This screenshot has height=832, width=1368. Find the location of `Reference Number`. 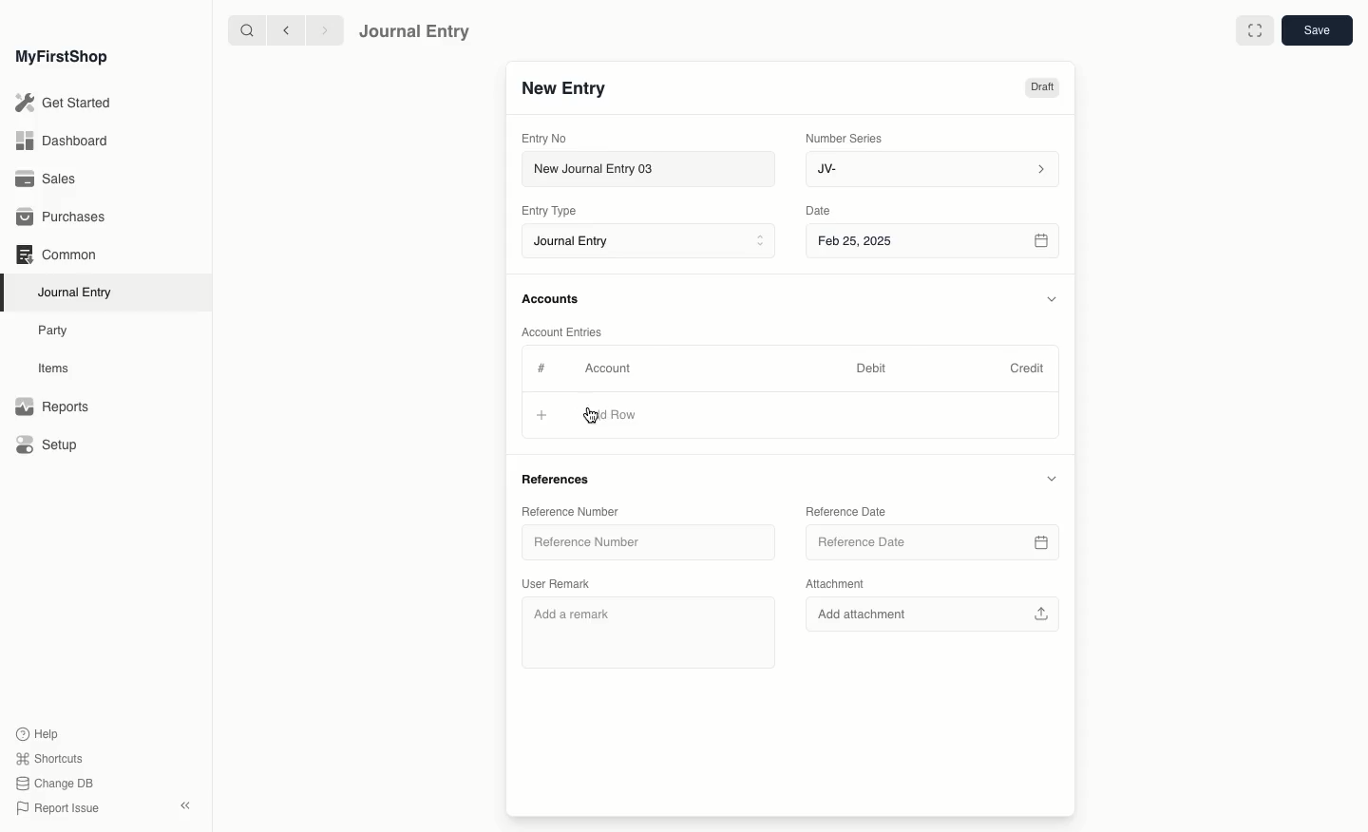

Reference Number is located at coordinates (571, 511).